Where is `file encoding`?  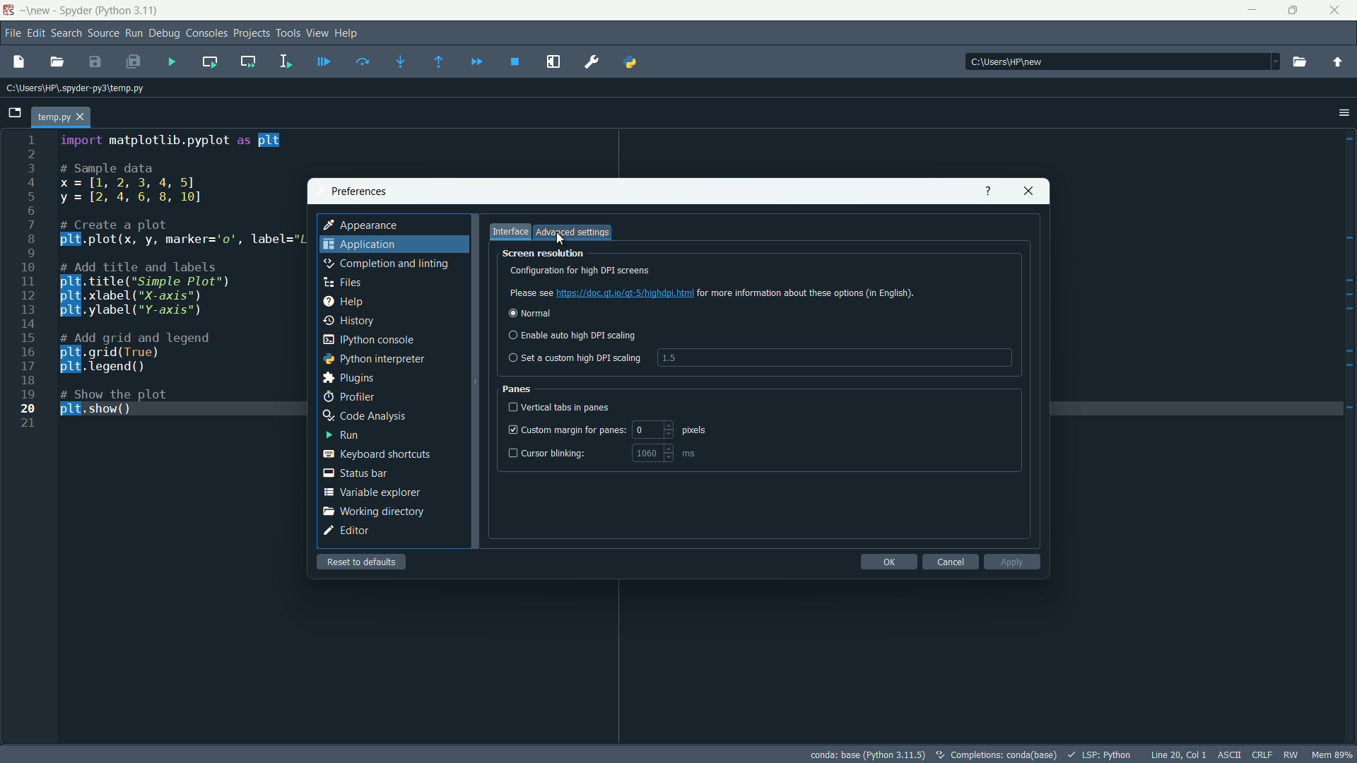 file encoding is located at coordinates (1229, 755).